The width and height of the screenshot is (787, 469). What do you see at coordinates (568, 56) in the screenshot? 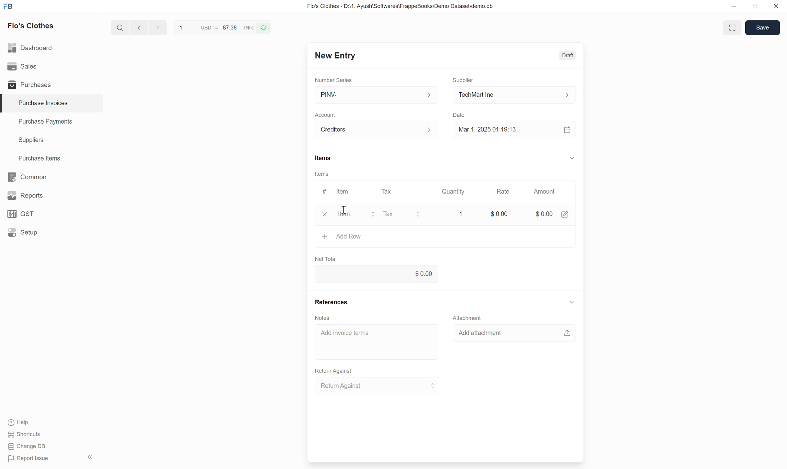
I see `Draft` at bounding box center [568, 56].